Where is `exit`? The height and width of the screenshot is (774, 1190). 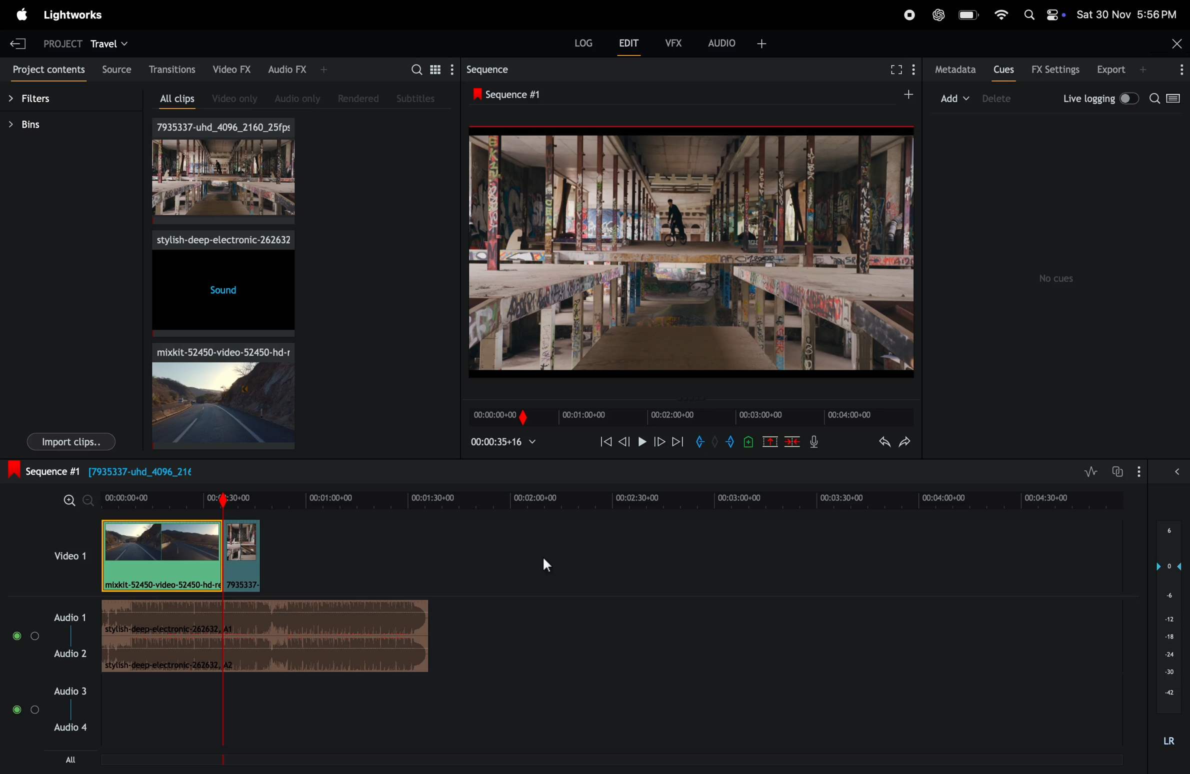 exit is located at coordinates (18, 43).